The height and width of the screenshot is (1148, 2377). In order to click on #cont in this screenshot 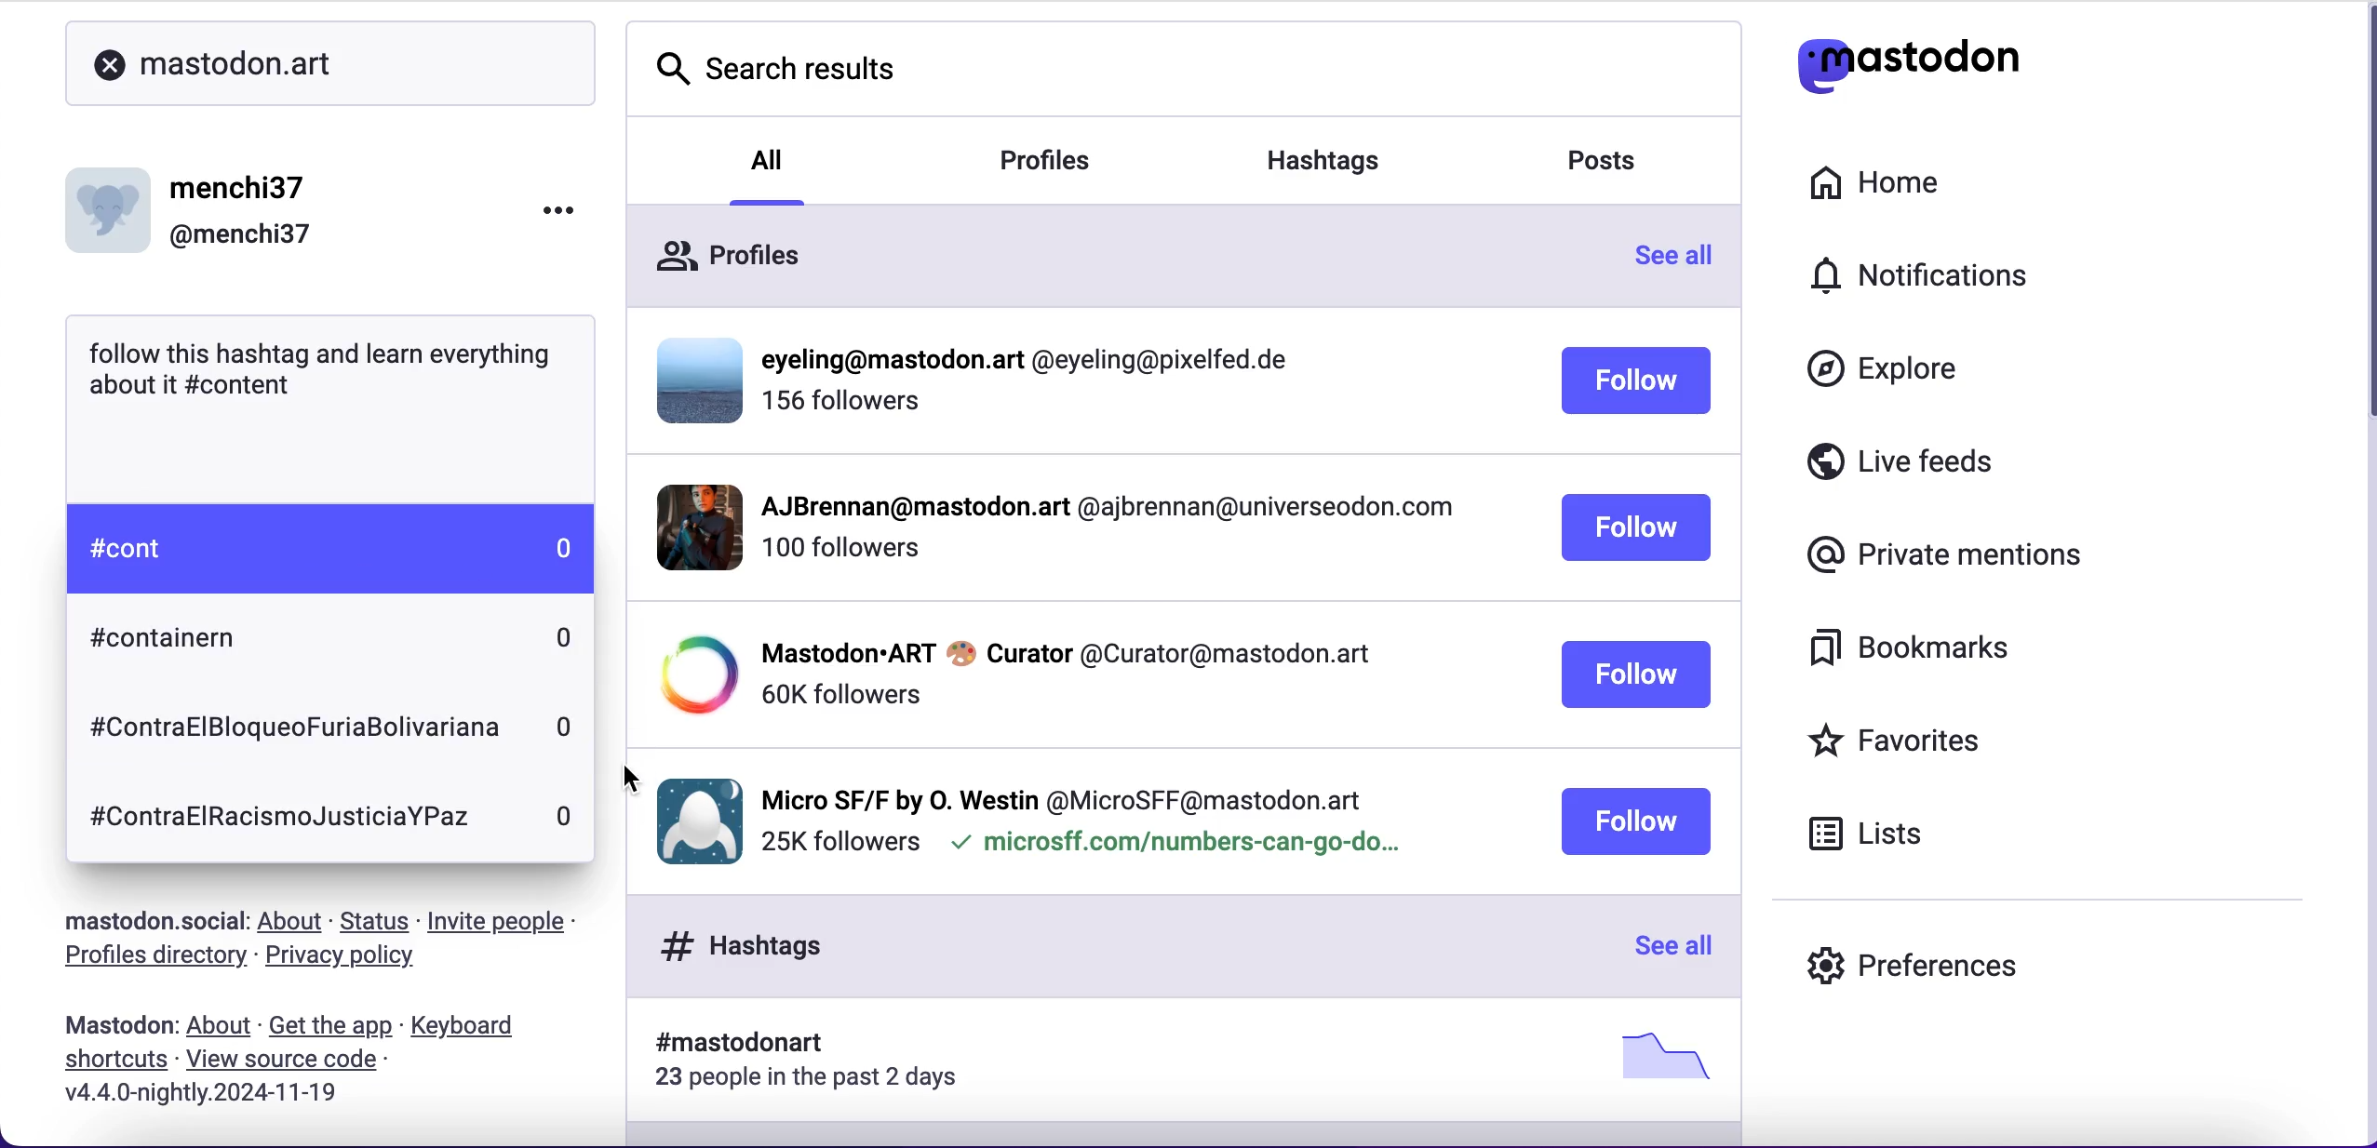, I will do `click(123, 556)`.